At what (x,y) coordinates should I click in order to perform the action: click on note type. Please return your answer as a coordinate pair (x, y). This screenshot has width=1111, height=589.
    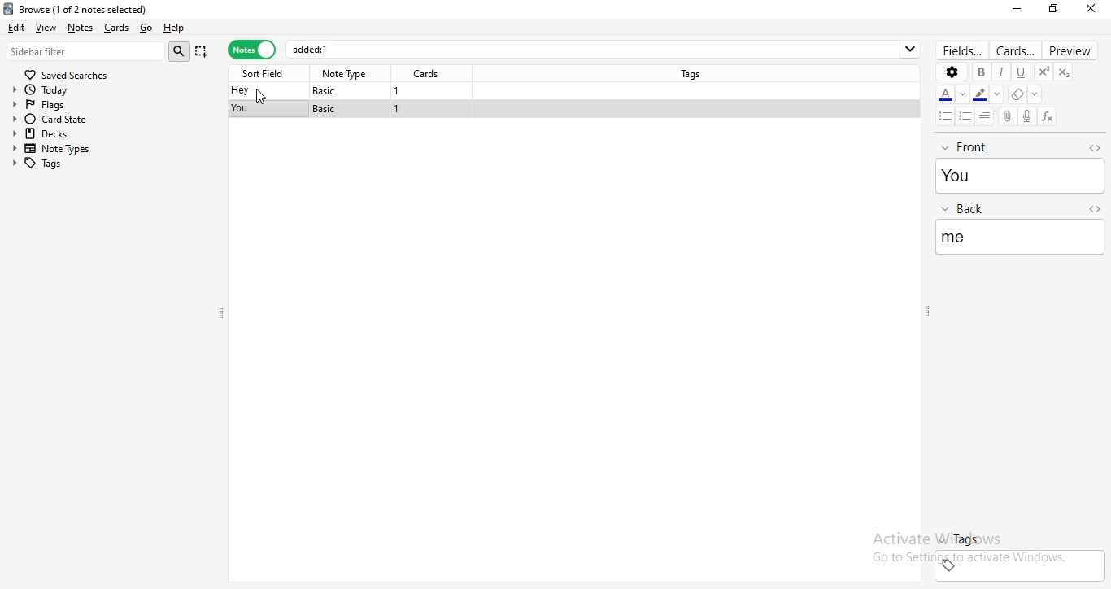
    Looking at the image, I should click on (346, 74).